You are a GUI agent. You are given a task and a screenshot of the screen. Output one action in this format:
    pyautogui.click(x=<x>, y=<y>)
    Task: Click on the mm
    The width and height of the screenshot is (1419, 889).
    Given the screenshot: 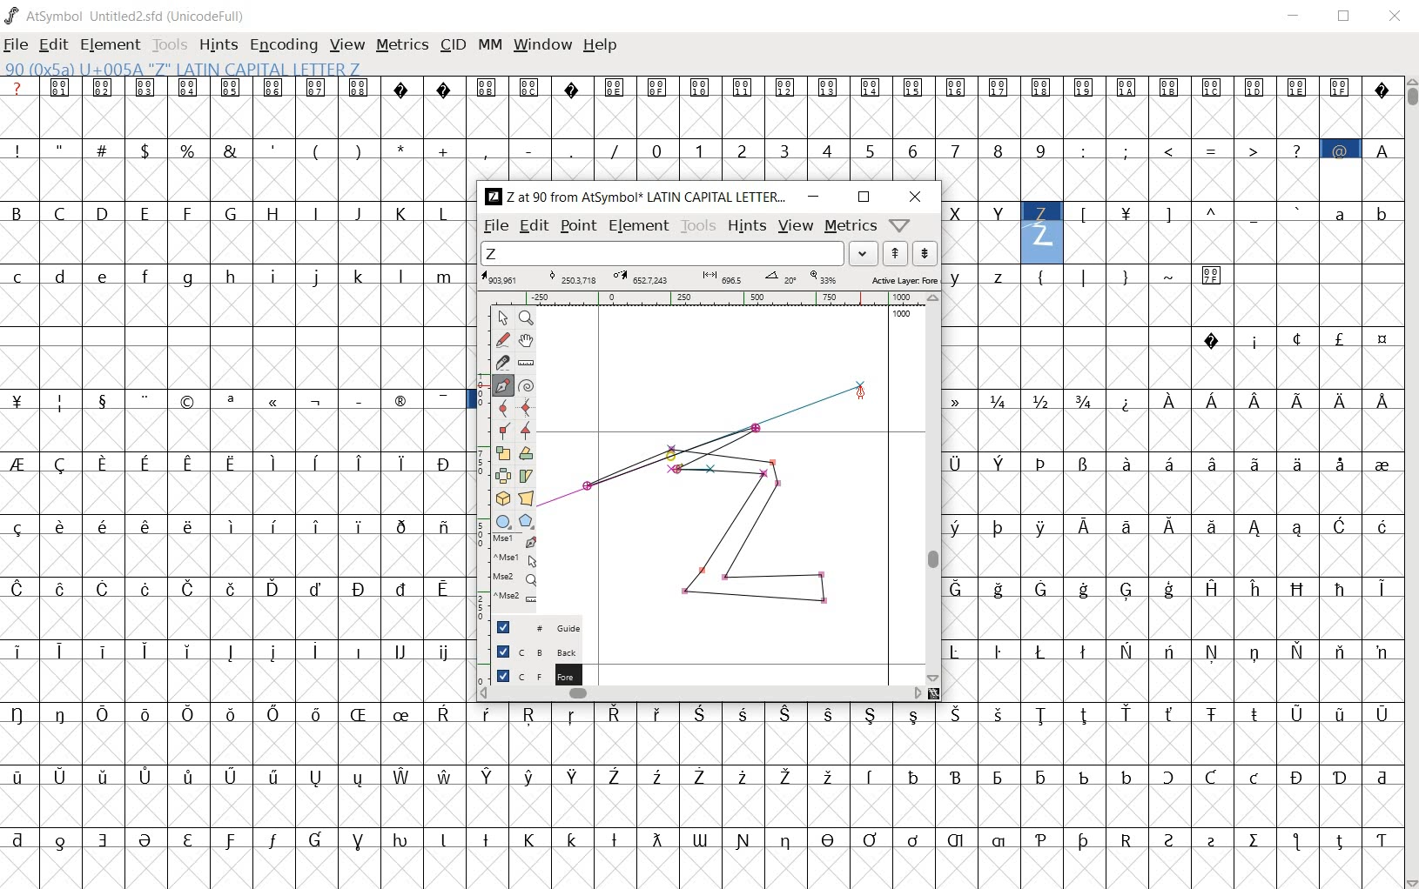 What is the action you would take?
    pyautogui.click(x=490, y=44)
    